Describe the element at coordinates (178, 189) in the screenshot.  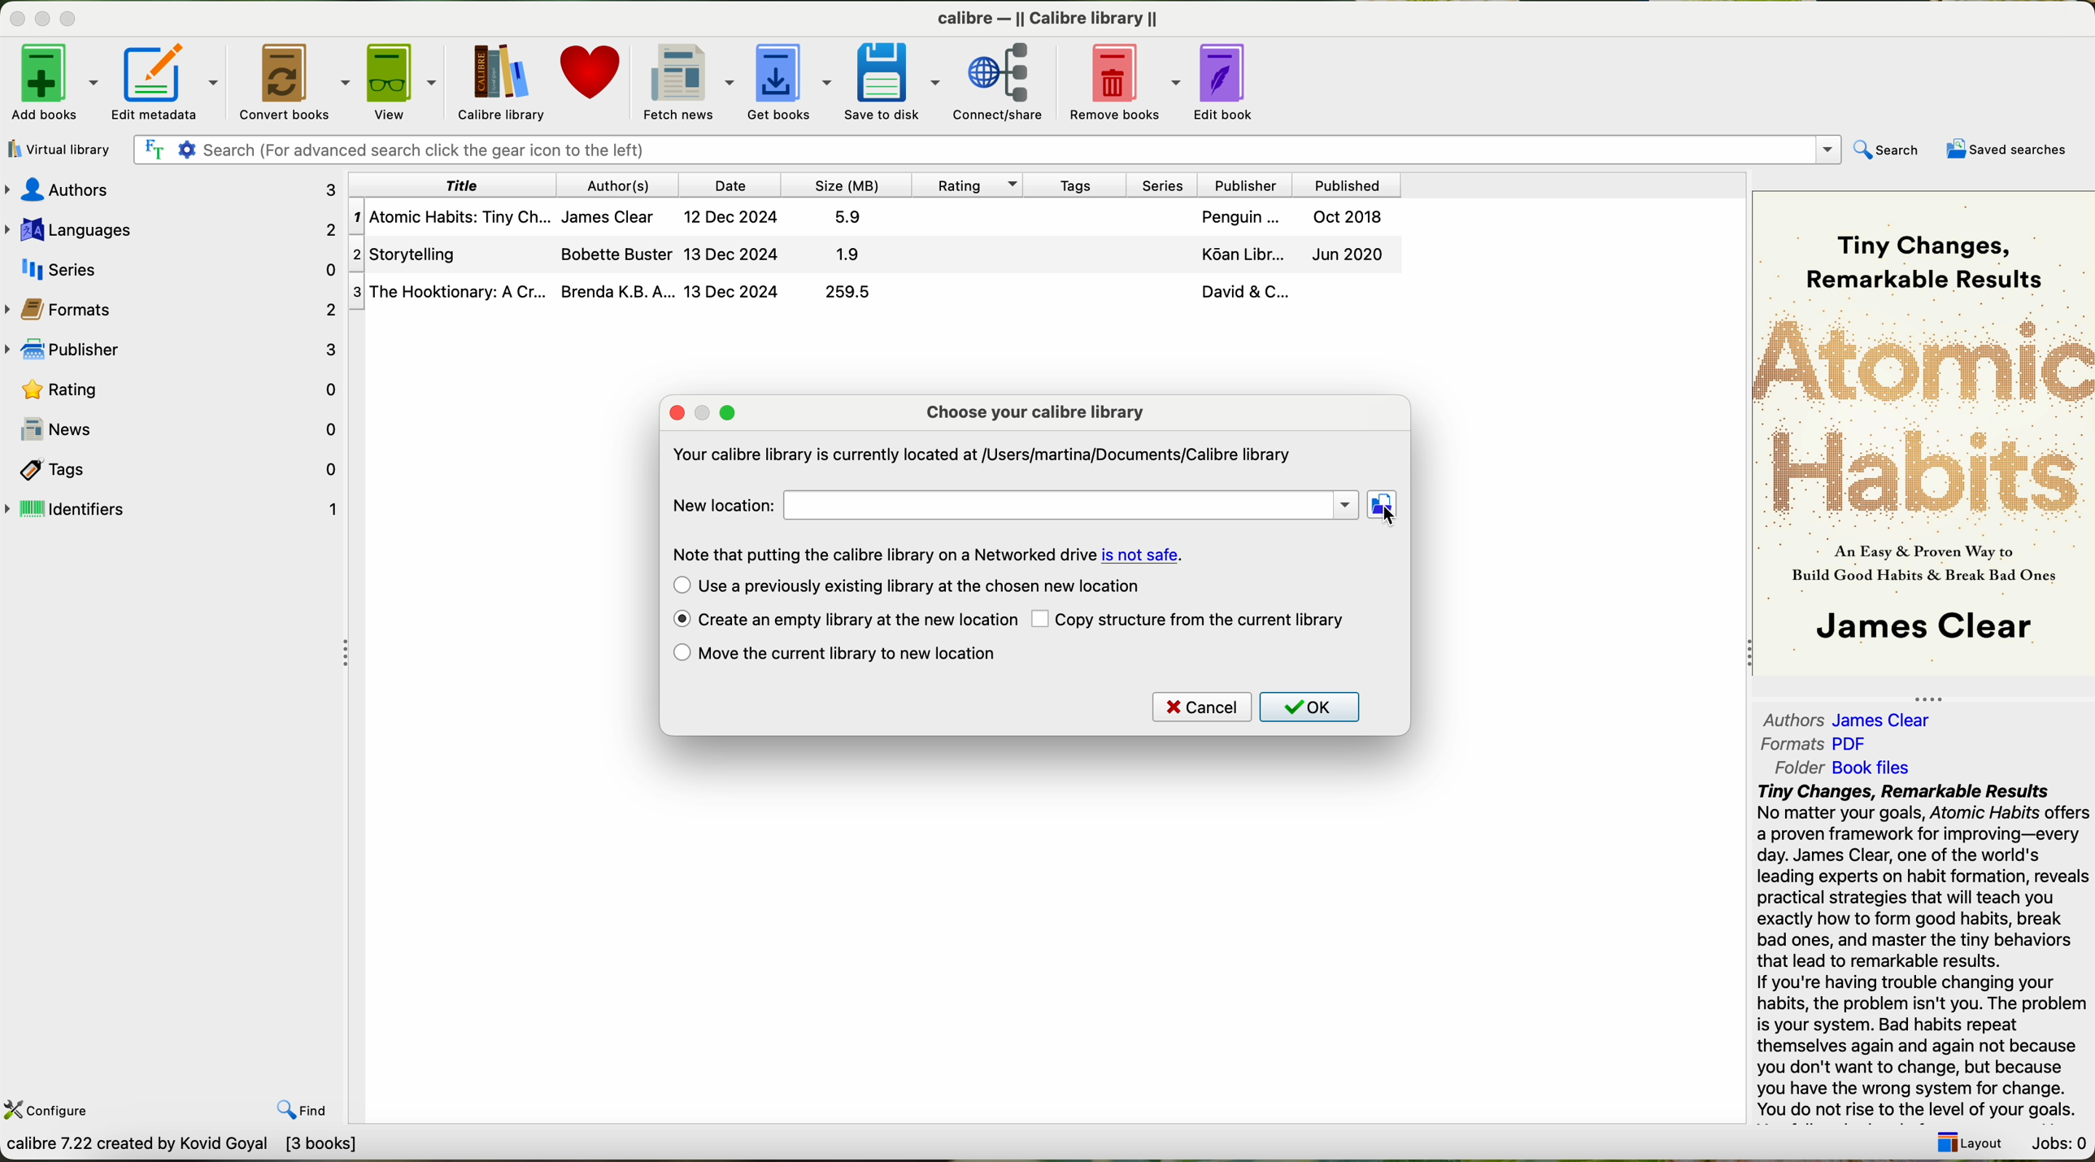
I see `authors` at that location.